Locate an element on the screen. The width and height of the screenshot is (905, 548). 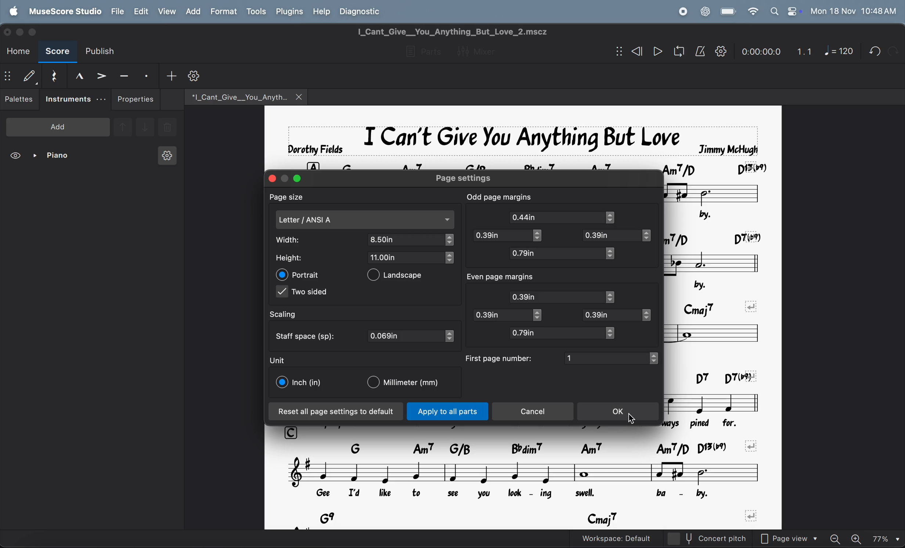
chord symbols is located at coordinates (712, 376).